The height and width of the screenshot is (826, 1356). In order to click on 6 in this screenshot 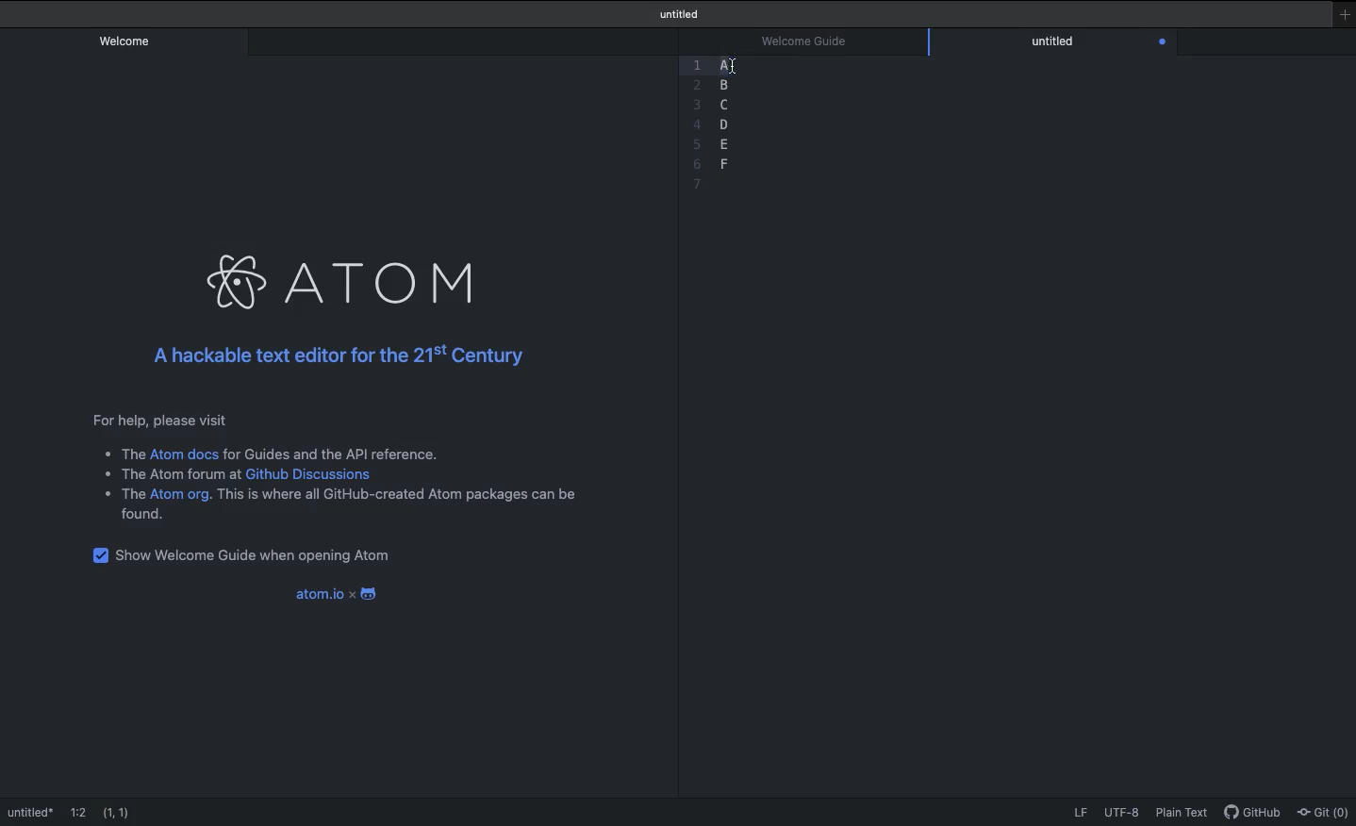, I will do `click(697, 167)`.